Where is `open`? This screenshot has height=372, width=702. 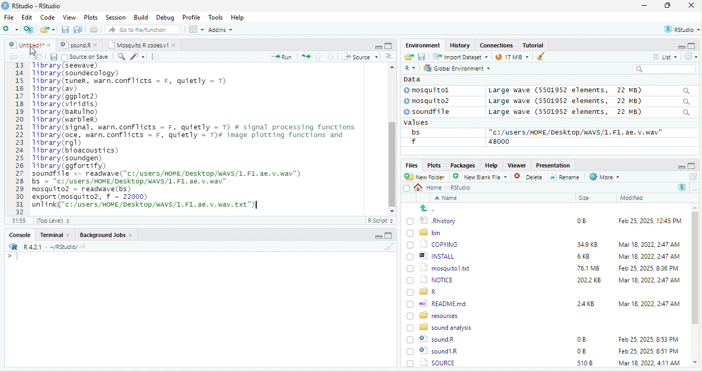
open is located at coordinates (306, 56).